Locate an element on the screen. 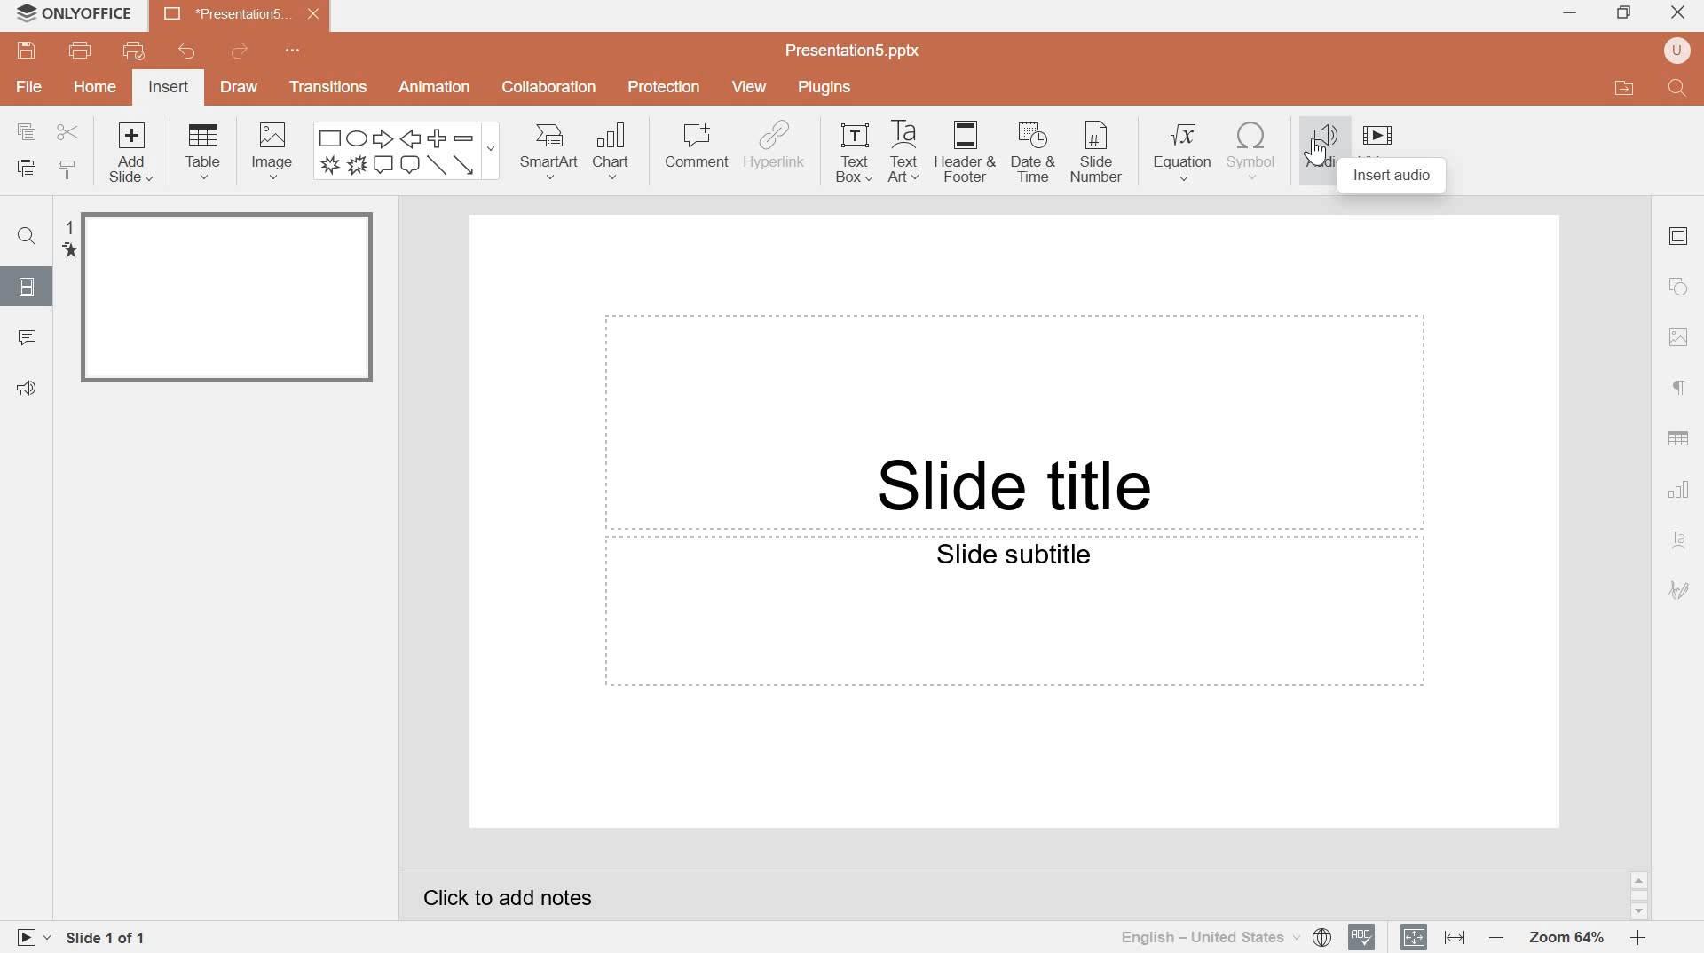 The width and height of the screenshot is (1704, 953). Draw is located at coordinates (239, 89).